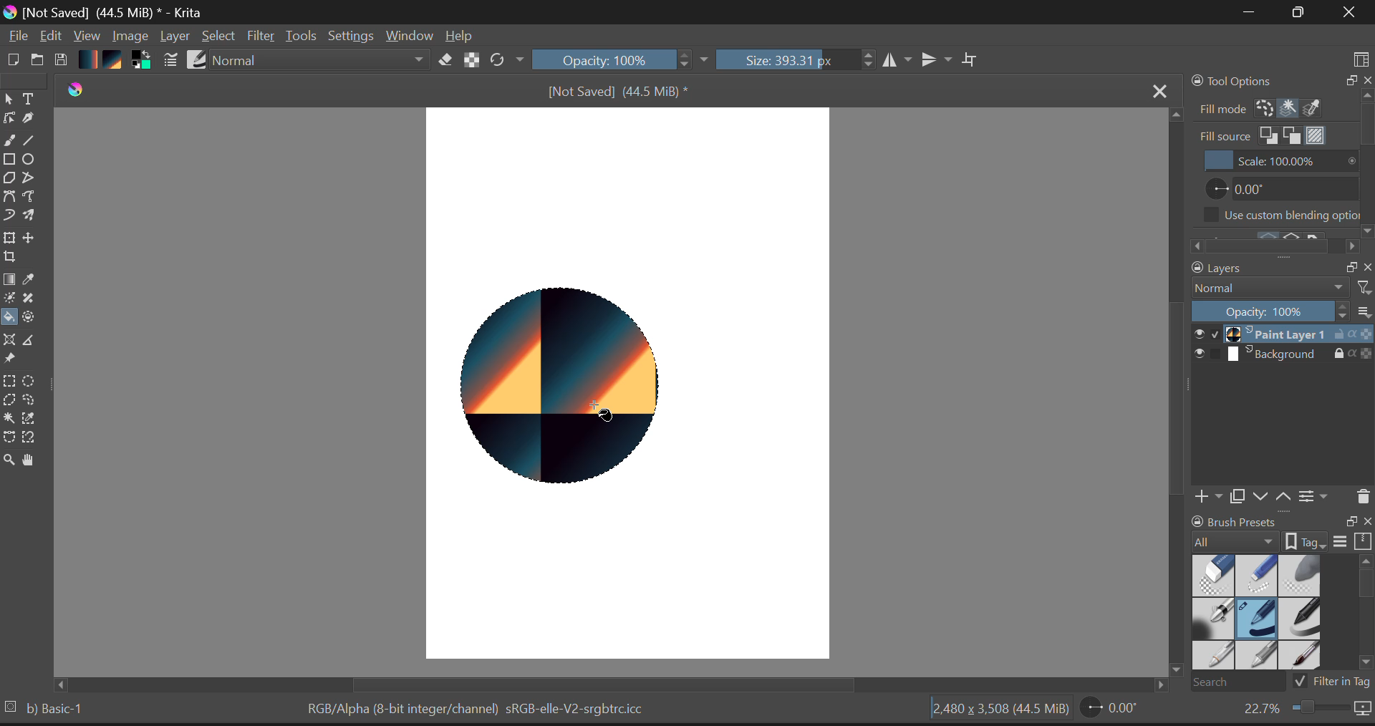 The image size is (1375, 726). Describe the element at coordinates (1305, 712) in the screenshot. I see `Zoom` at that location.